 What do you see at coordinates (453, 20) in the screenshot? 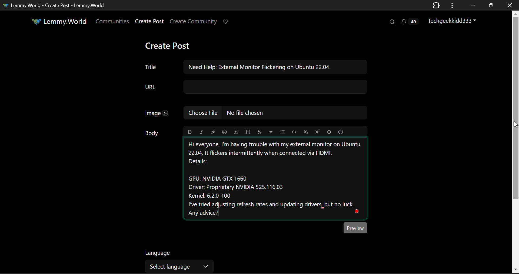
I see `Techgeekkidd333` at bounding box center [453, 20].